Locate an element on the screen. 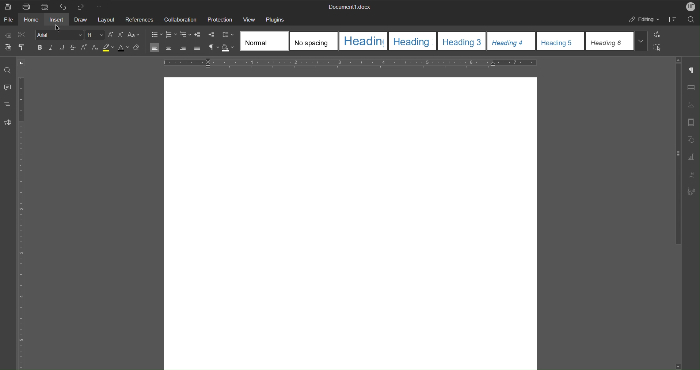 This screenshot has height=370, width=700. Header/Footer is located at coordinates (691, 122).